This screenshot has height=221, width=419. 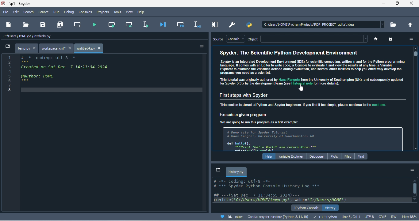 What do you see at coordinates (102, 75) in the screenshot?
I see `coding` at bounding box center [102, 75].